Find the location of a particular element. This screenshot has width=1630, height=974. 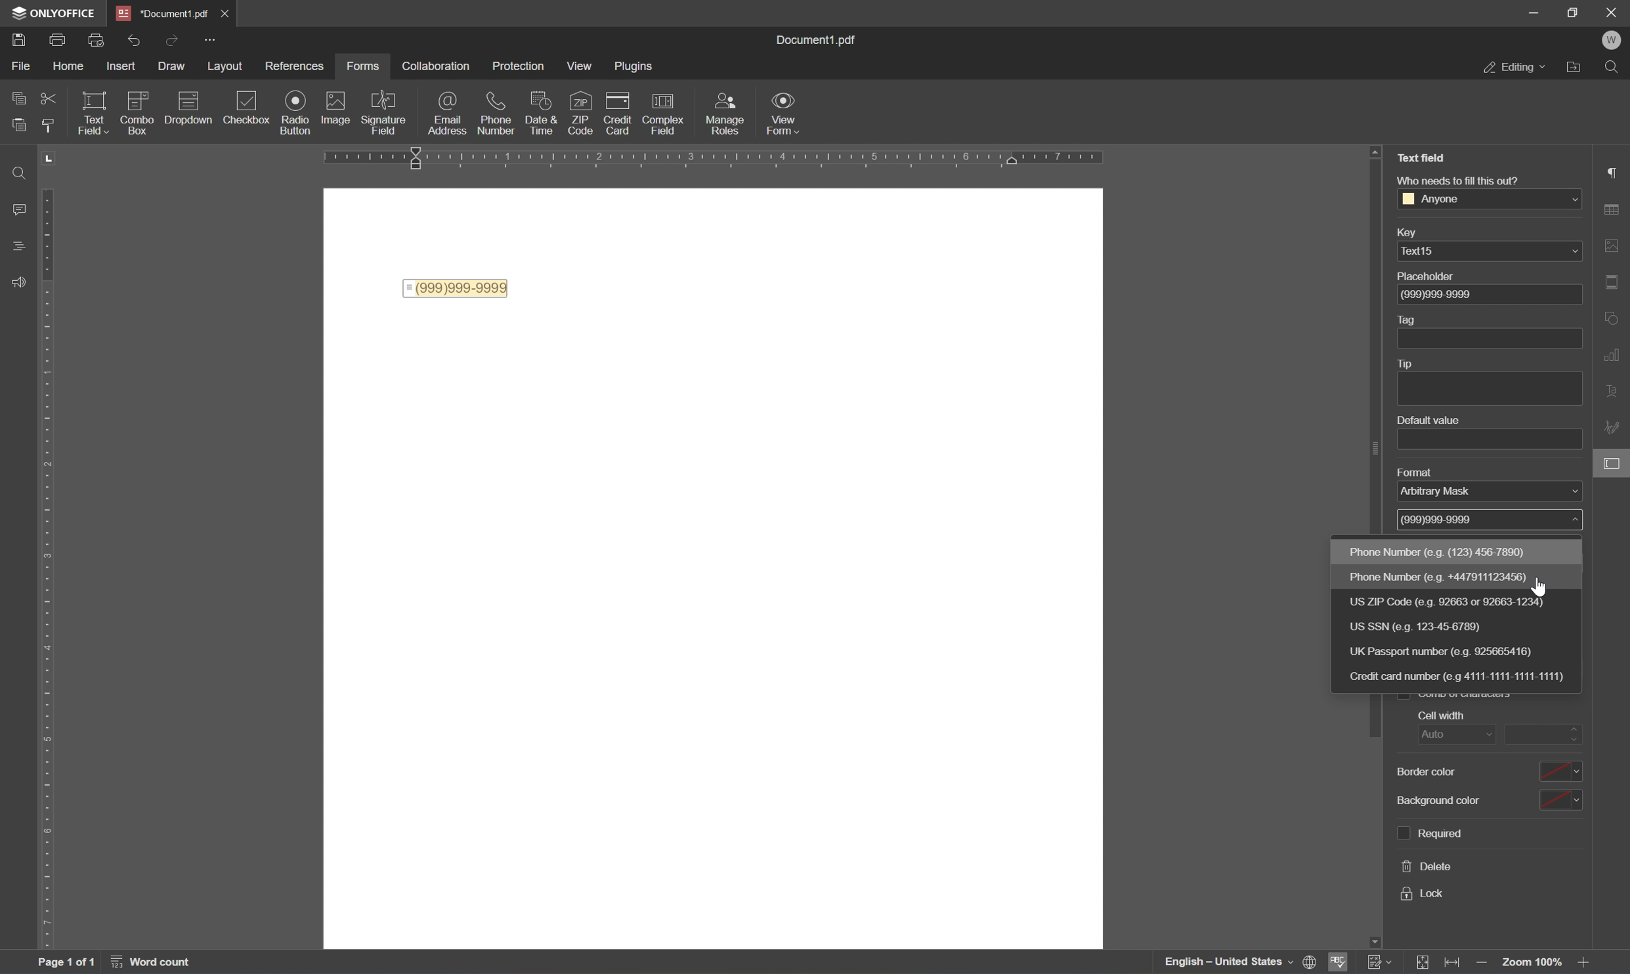

insert phone number is located at coordinates (577, 133).